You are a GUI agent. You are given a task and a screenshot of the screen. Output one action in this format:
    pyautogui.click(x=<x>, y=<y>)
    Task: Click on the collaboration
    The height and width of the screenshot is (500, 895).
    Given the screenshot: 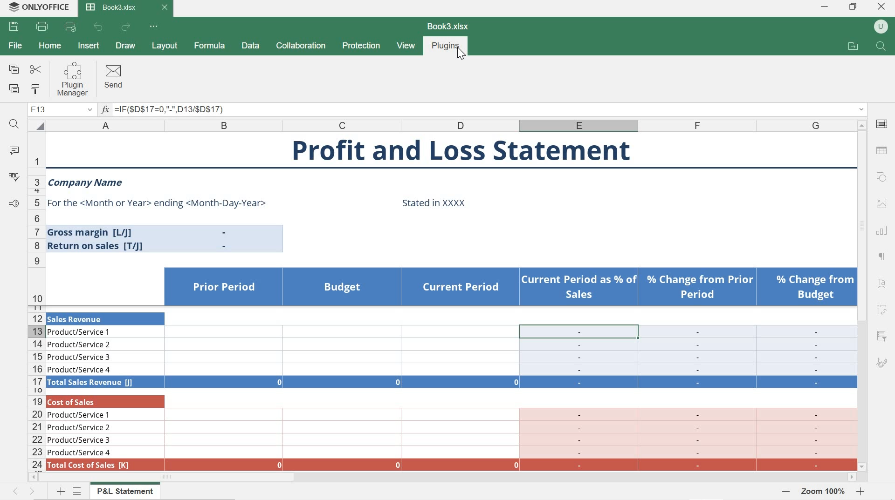 What is the action you would take?
    pyautogui.click(x=300, y=45)
    